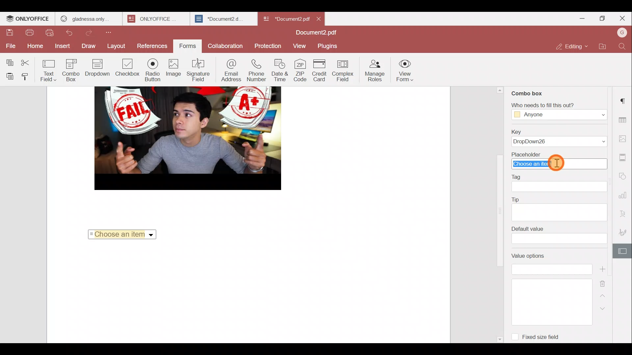  I want to click on Checkbox, so click(126, 68).